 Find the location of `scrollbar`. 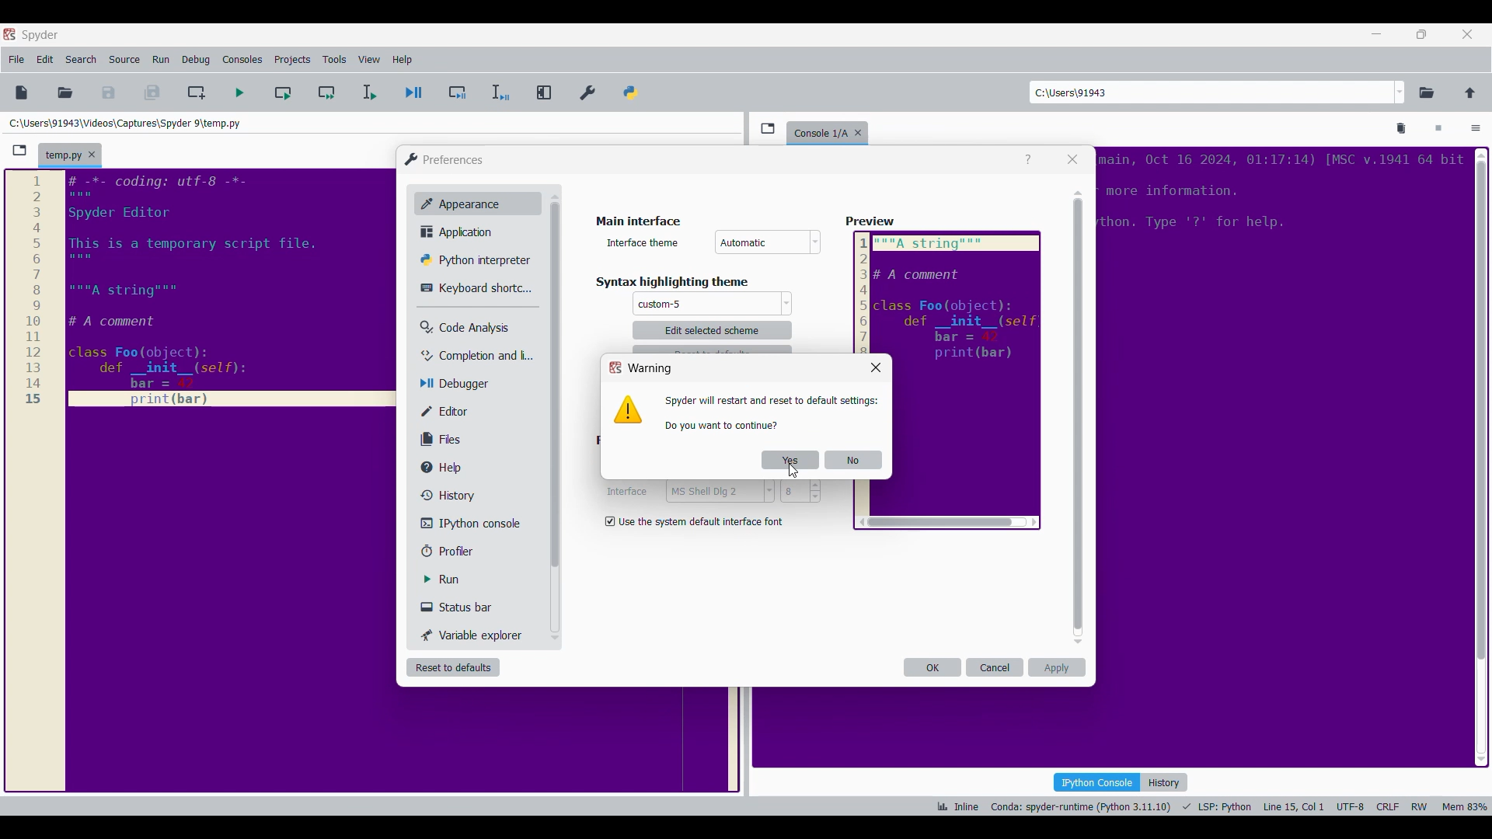

scrollbar is located at coordinates (1484, 456).